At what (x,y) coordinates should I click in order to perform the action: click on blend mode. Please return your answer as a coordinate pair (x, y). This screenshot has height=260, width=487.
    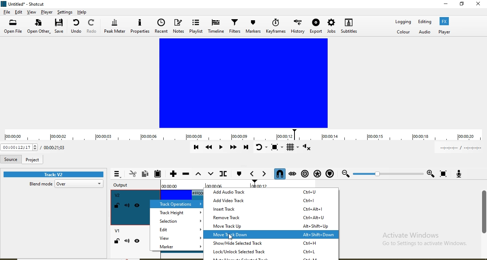
    Looking at the image, I should click on (39, 185).